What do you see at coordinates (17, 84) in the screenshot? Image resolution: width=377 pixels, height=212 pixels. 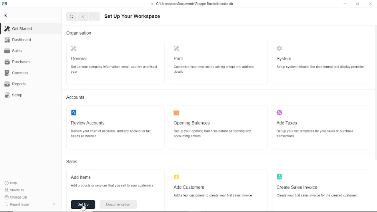 I see `Reports` at bounding box center [17, 84].